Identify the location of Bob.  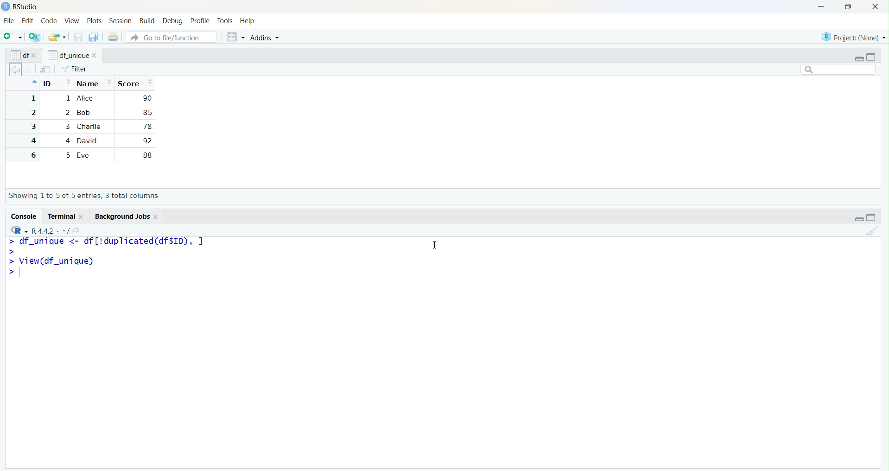
(86, 155).